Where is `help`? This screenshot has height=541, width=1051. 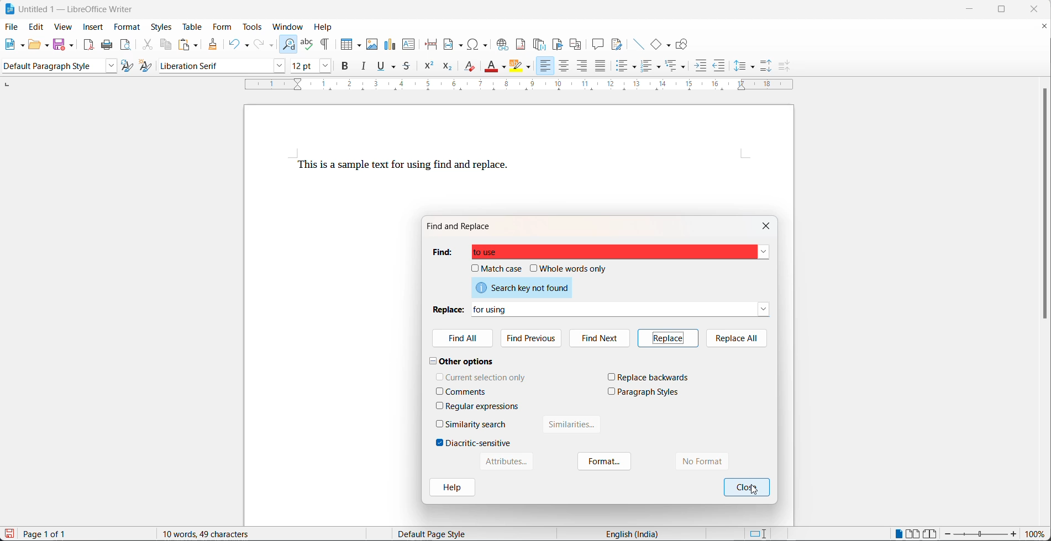
help is located at coordinates (327, 26).